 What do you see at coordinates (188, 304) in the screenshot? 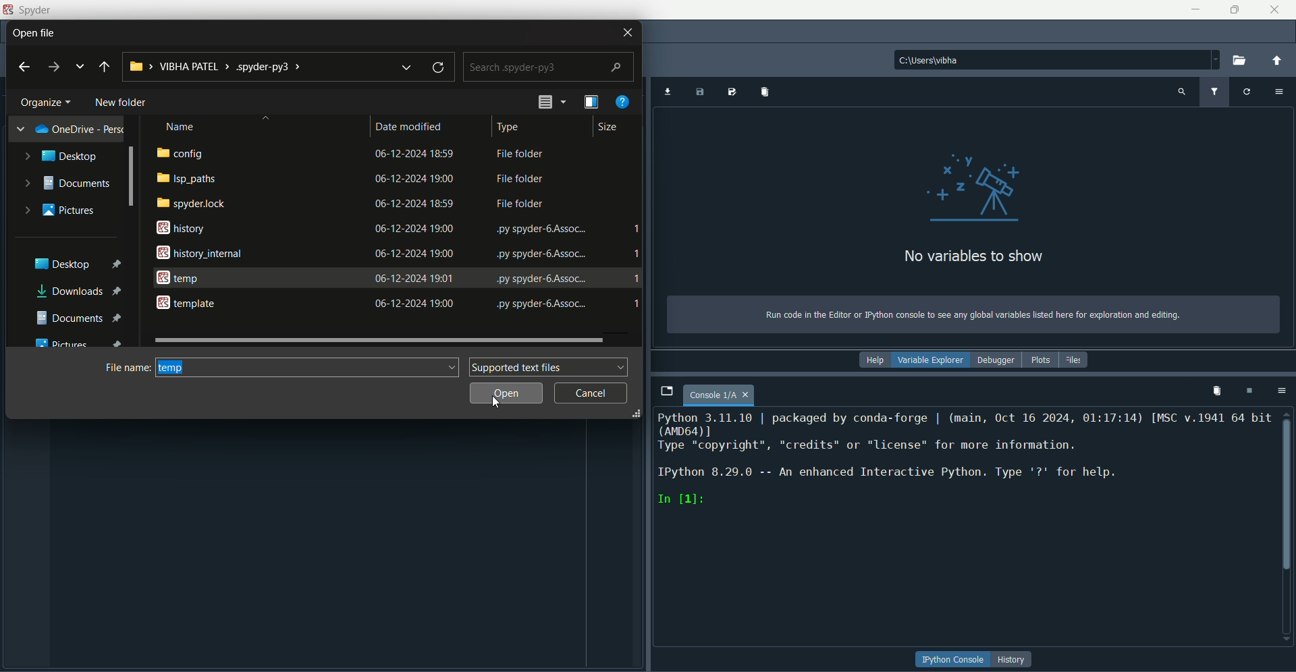
I see `template` at bounding box center [188, 304].